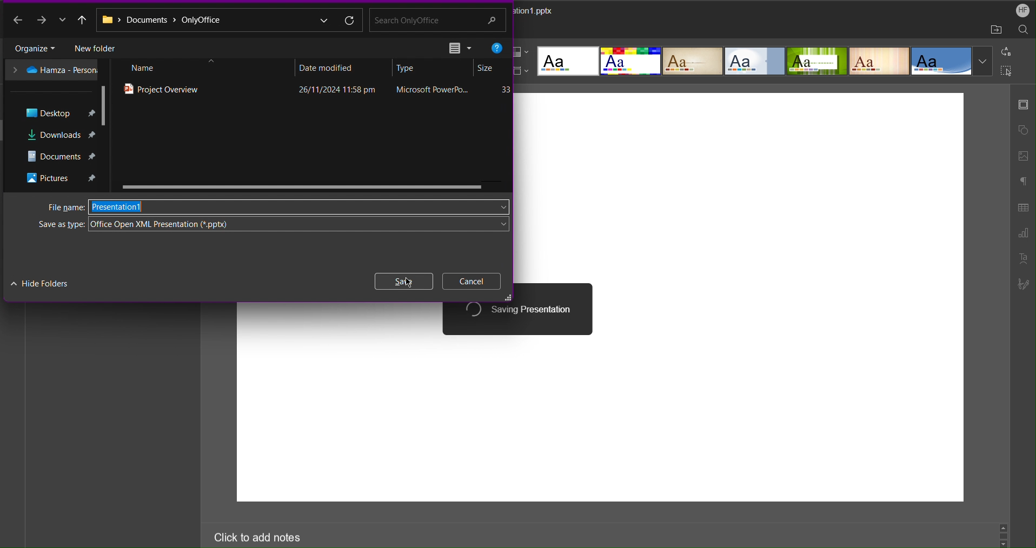  Describe the element at coordinates (455, 47) in the screenshot. I see `View` at that location.